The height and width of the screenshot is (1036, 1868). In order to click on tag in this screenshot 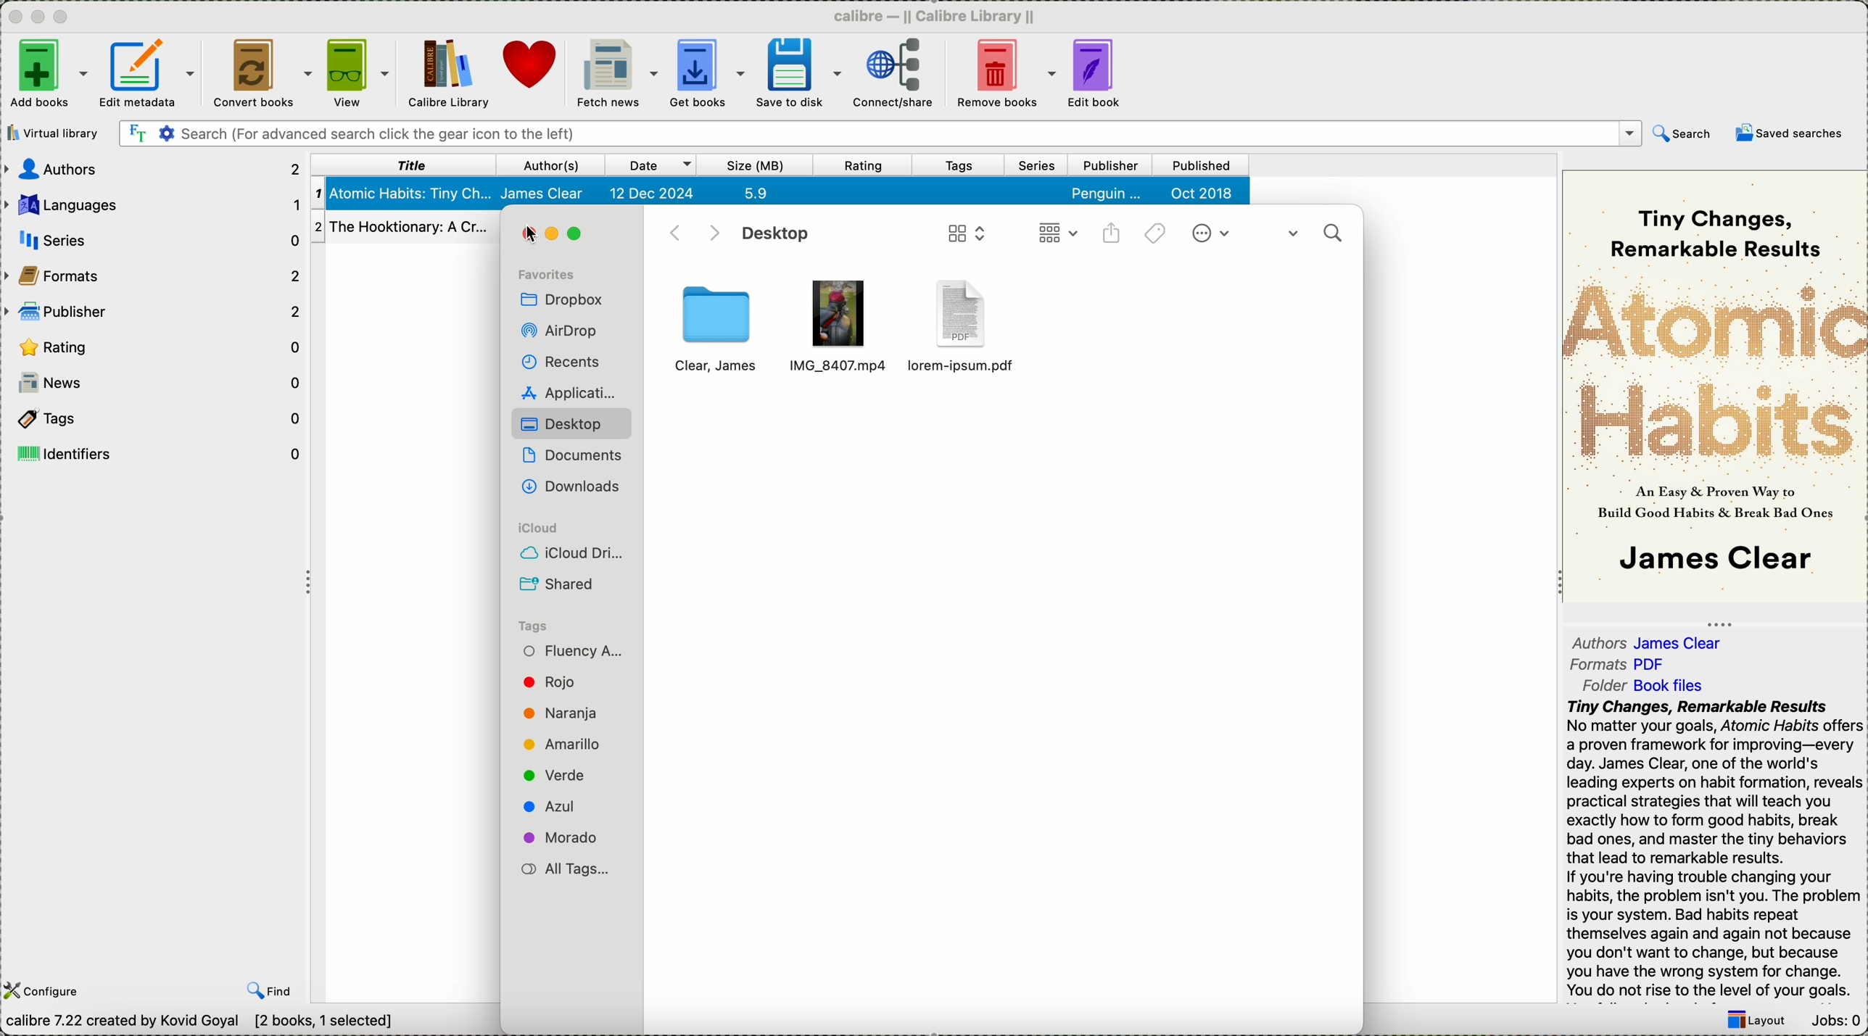, I will do `click(559, 623)`.